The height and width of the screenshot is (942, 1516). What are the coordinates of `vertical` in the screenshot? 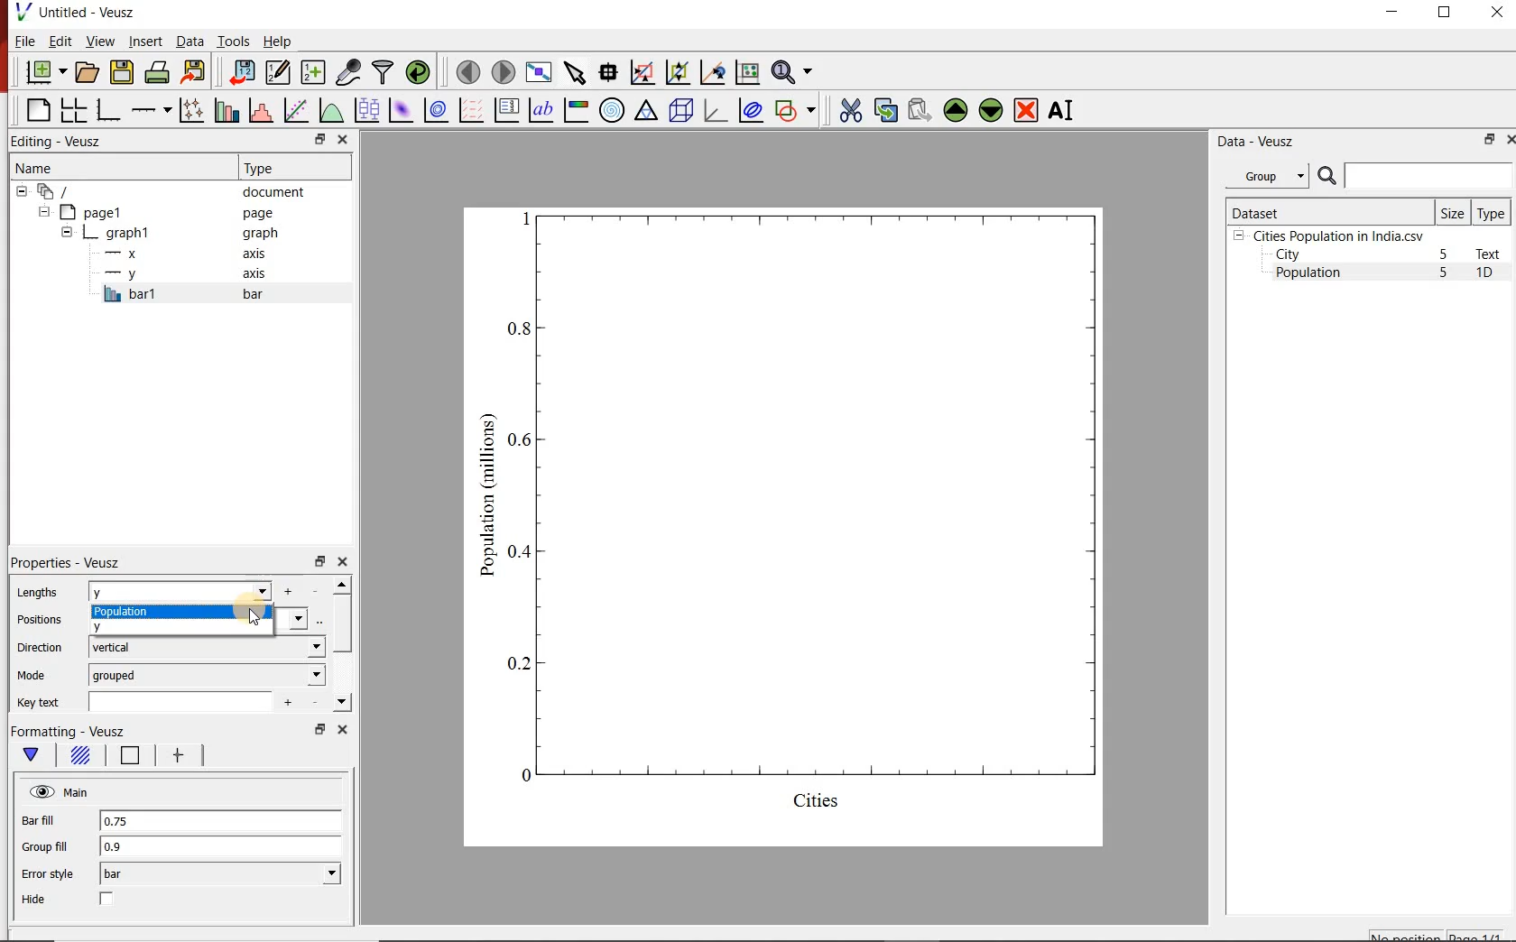 It's located at (206, 647).